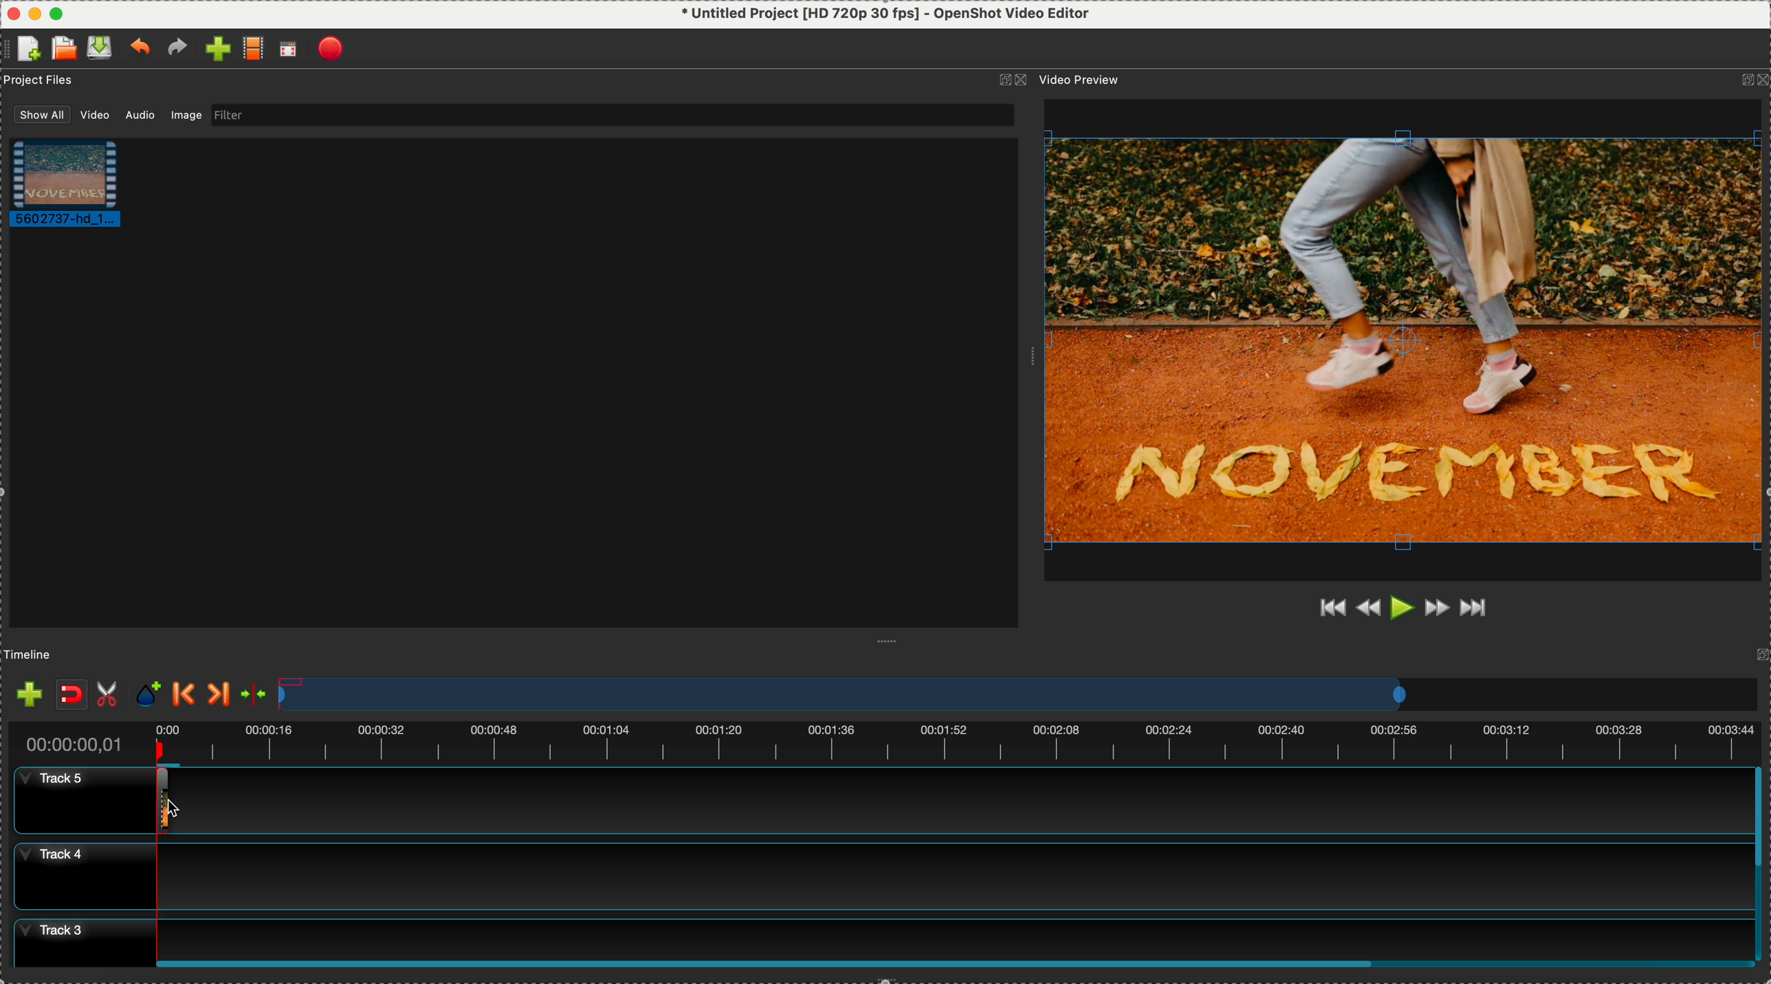 The image size is (1771, 984). What do you see at coordinates (613, 115) in the screenshot?
I see `filter` at bounding box center [613, 115].